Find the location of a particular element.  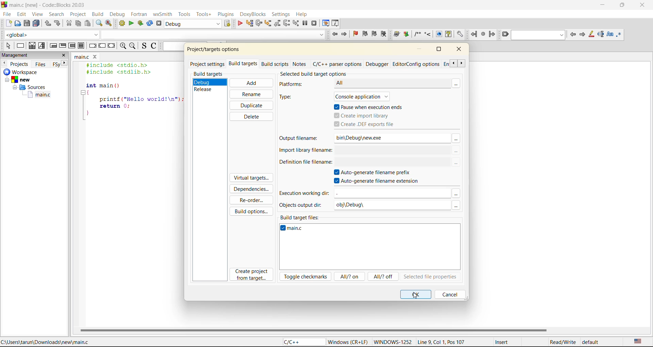

Line 9, Col 1, Pos 107 is located at coordinates (441, 343).